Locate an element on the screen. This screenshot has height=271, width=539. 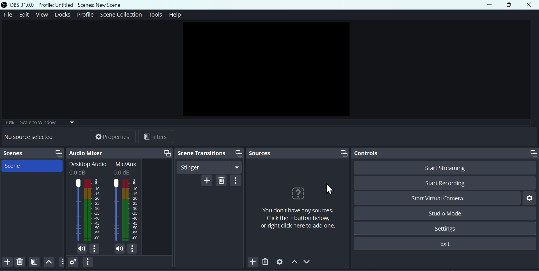
Settings is located at coordinates (281, 262).